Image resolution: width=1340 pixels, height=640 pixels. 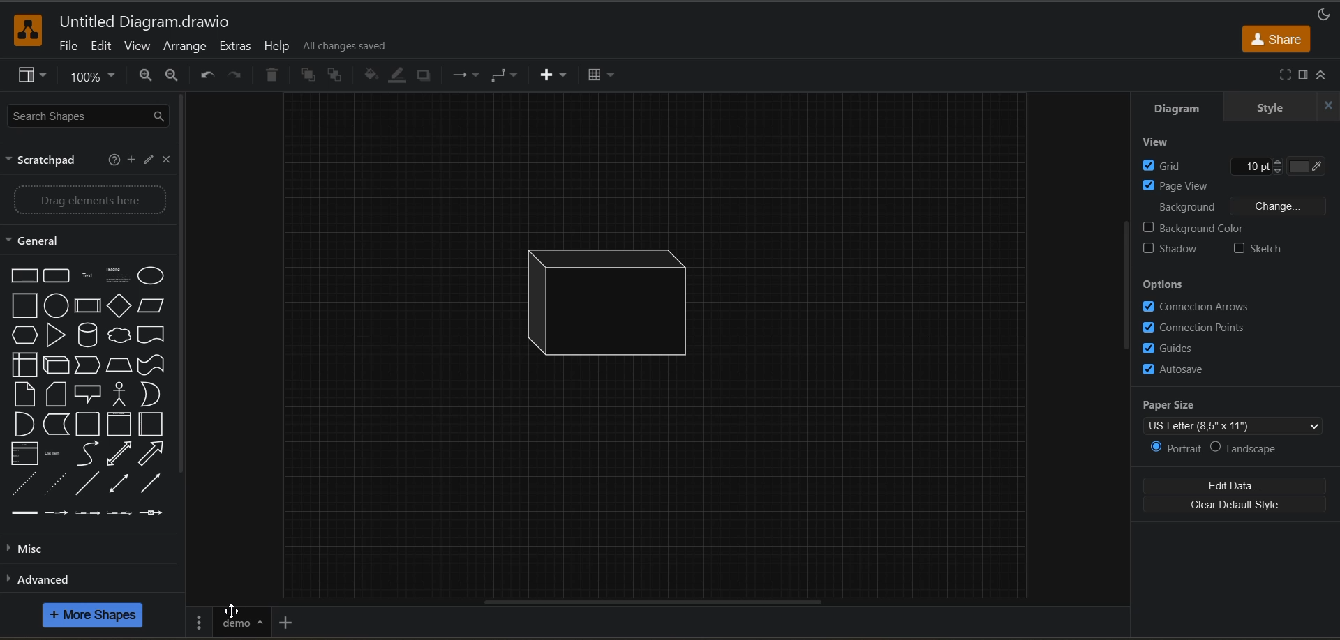 What do you see at coordinates (234, 46) in the screenshot?
I see `extras` at bounding box center [234, 46].